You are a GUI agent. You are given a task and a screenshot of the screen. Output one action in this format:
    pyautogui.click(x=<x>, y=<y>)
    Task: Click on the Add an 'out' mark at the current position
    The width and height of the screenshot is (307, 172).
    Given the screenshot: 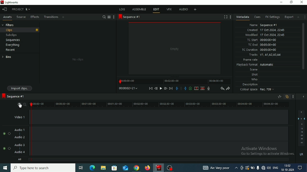 What is the action you would take?
    pyautogui.click(x=185, y=88)
    